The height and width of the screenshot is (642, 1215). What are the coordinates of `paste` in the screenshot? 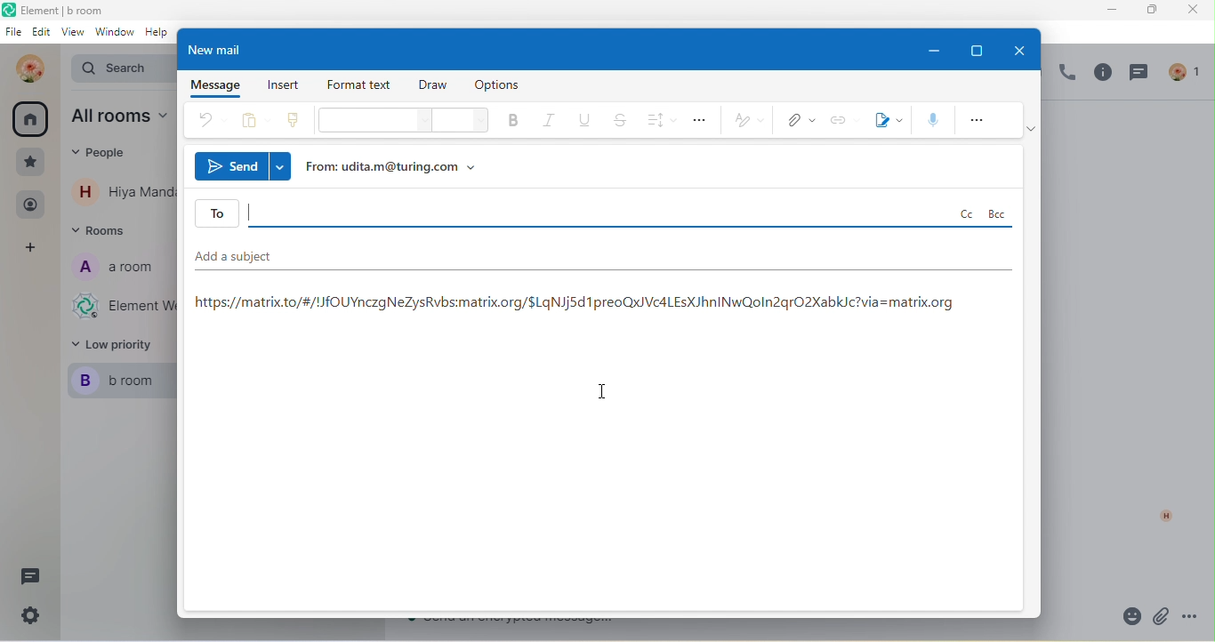 It's located at (251, 123).